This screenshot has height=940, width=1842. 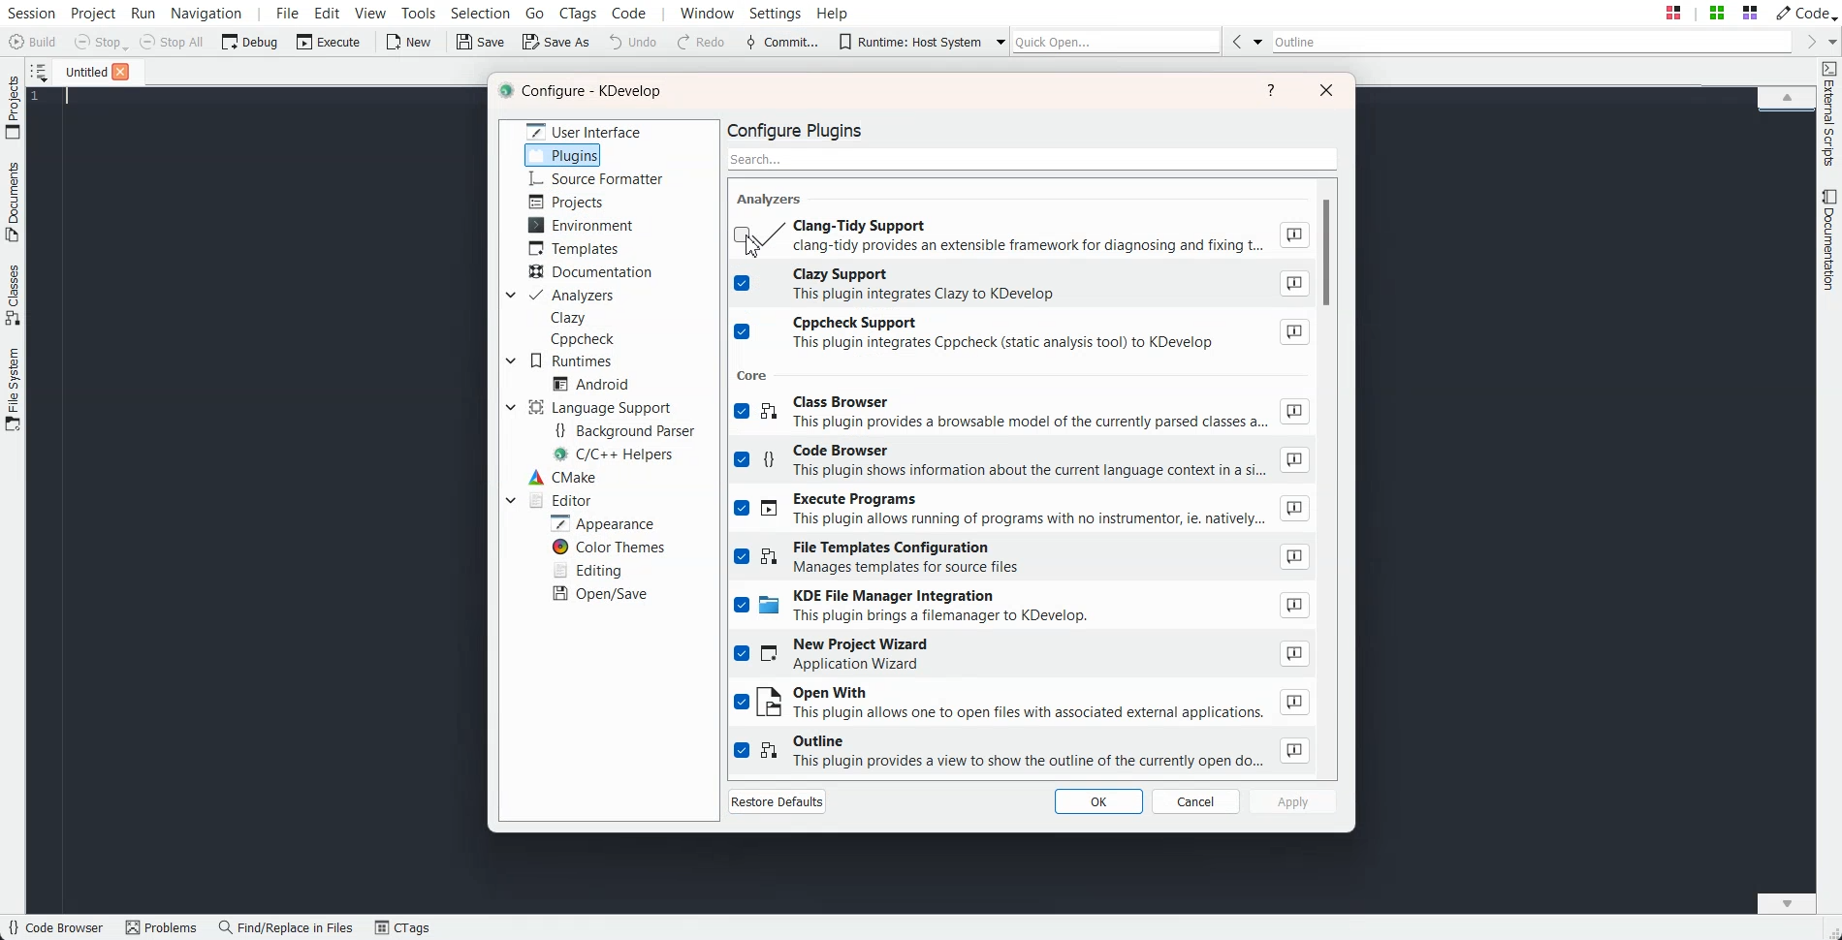 I want to click on Code Browser, so click(x=55, y=928).